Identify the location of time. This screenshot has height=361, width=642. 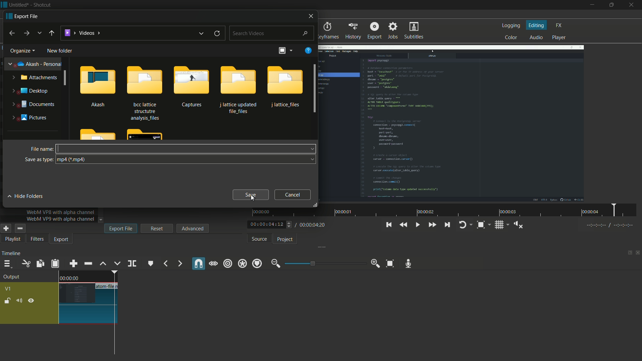
(69, 278).